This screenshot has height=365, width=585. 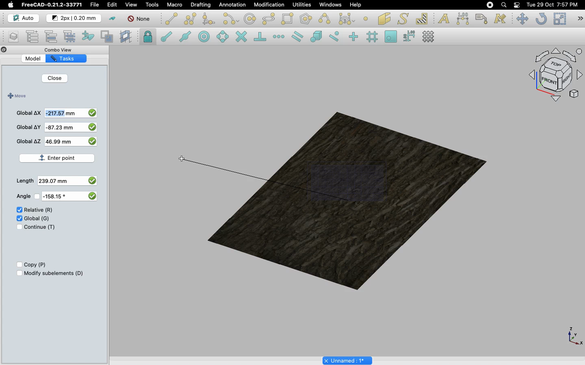 What do you see at coordinates (279, 37) in the screenshot?
I see `Snap extension` at bounding box center [279, 37].